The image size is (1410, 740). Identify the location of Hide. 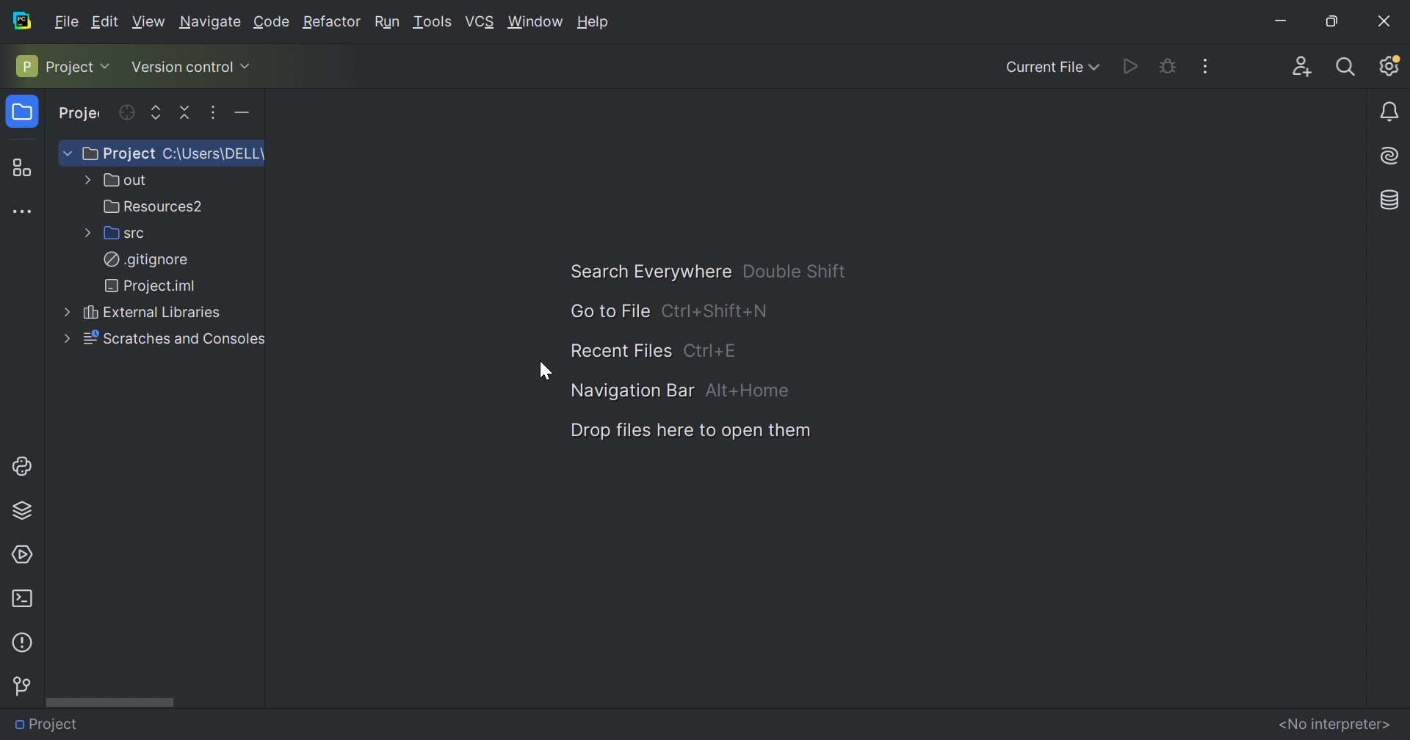
(247, 112).